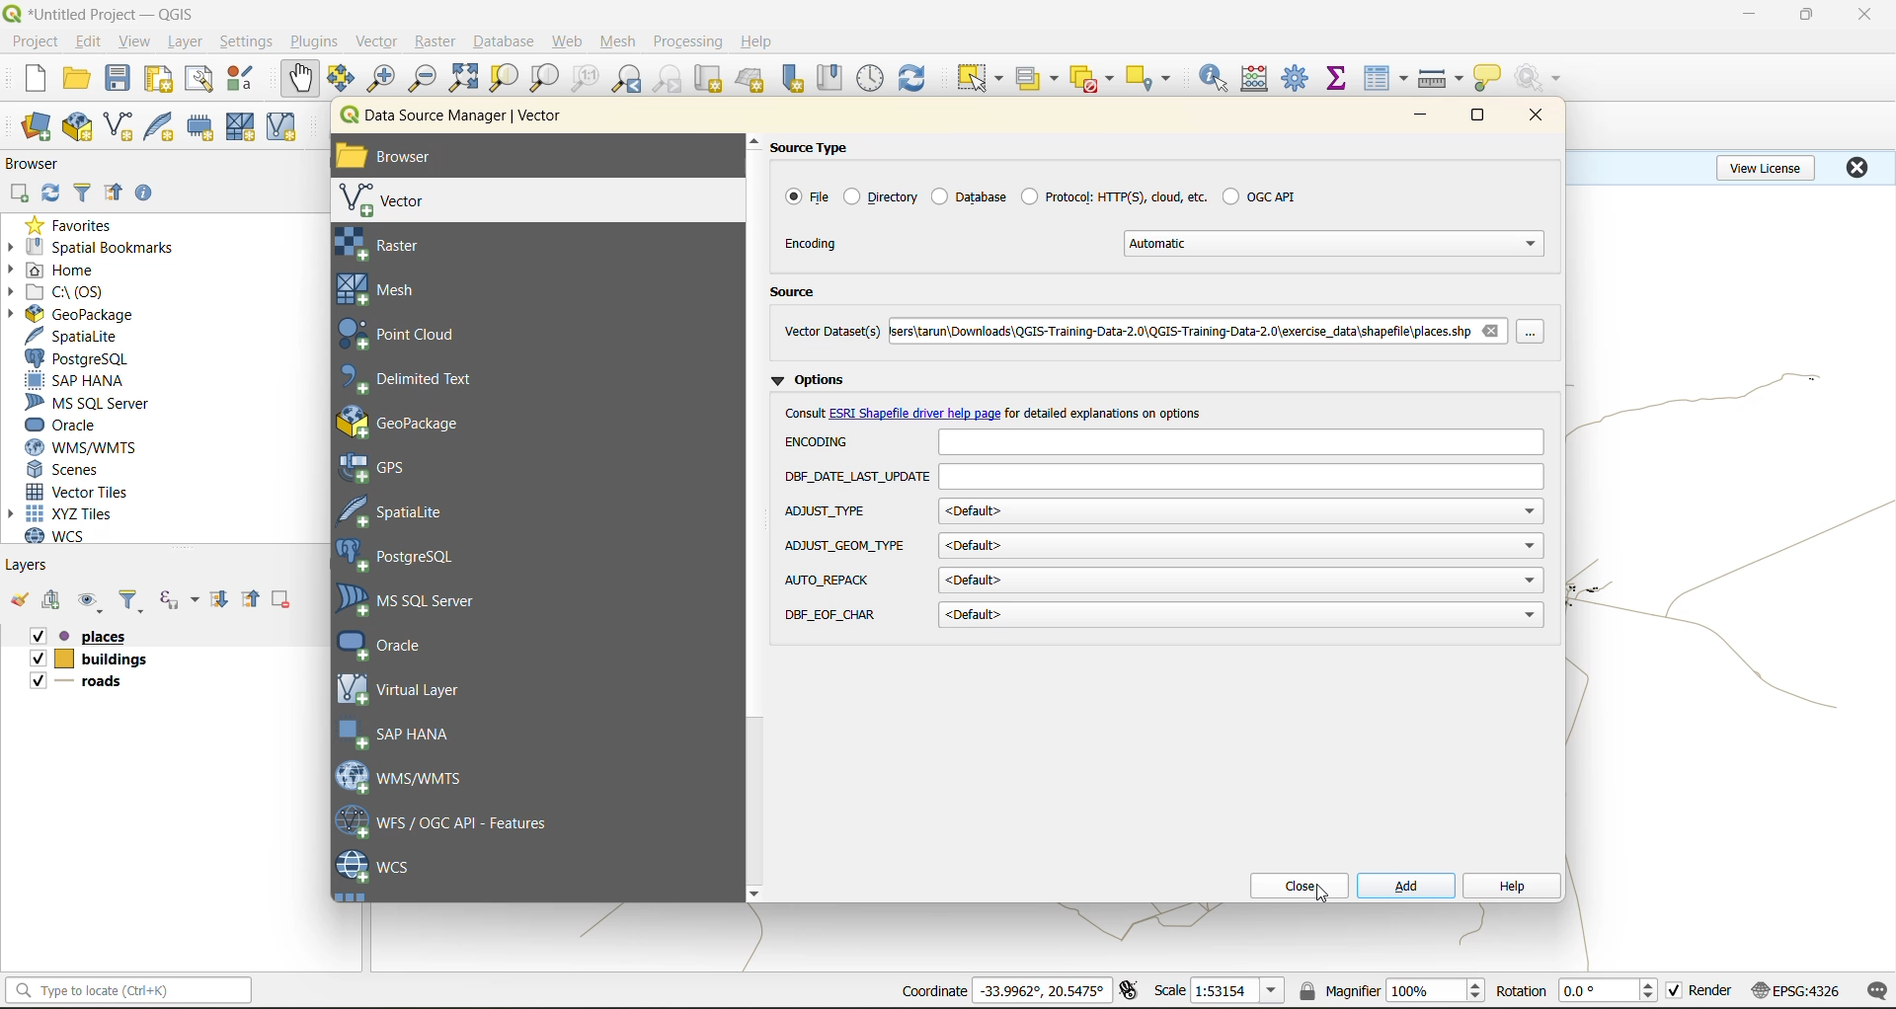  Describe the element at coordinates (410, 776) in the screenshot. I see `wms/wmts` at that location.